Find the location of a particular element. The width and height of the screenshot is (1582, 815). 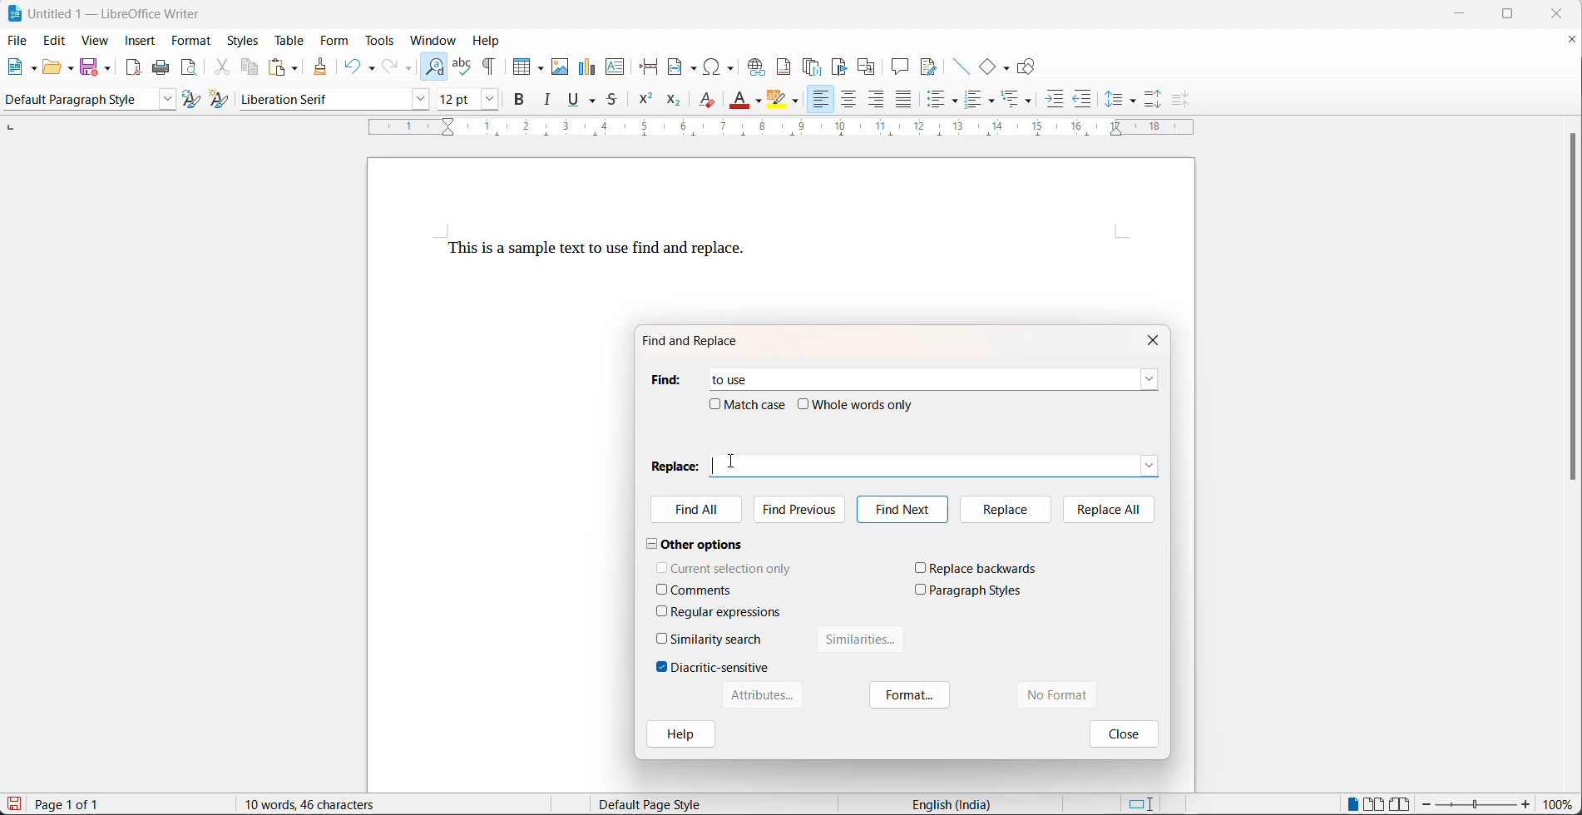

regular expressions is located at coordinates (728, 612).